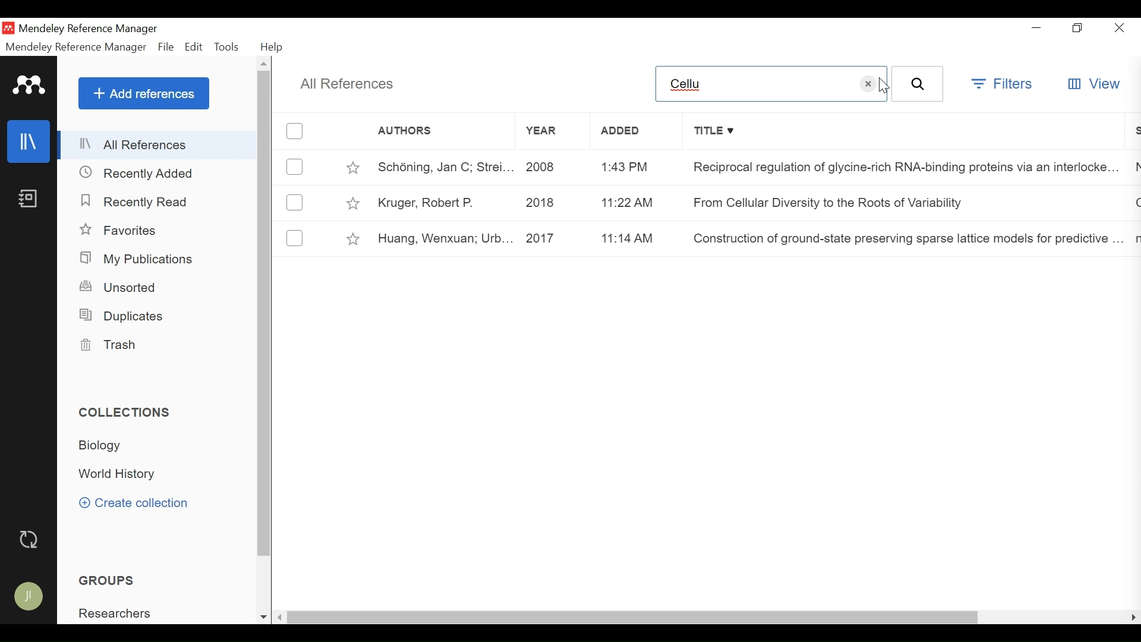  What do you see at coordinates (119, 288) in the screenshot?
I see `Unsorted` at bounding box center [119, 288].